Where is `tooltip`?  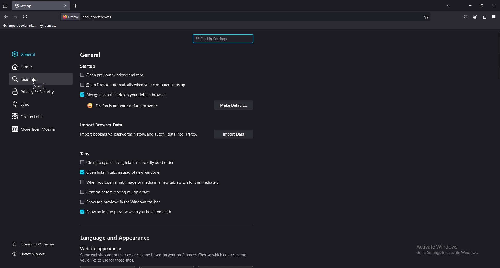 tooltip is located at coordinates (39, 86).